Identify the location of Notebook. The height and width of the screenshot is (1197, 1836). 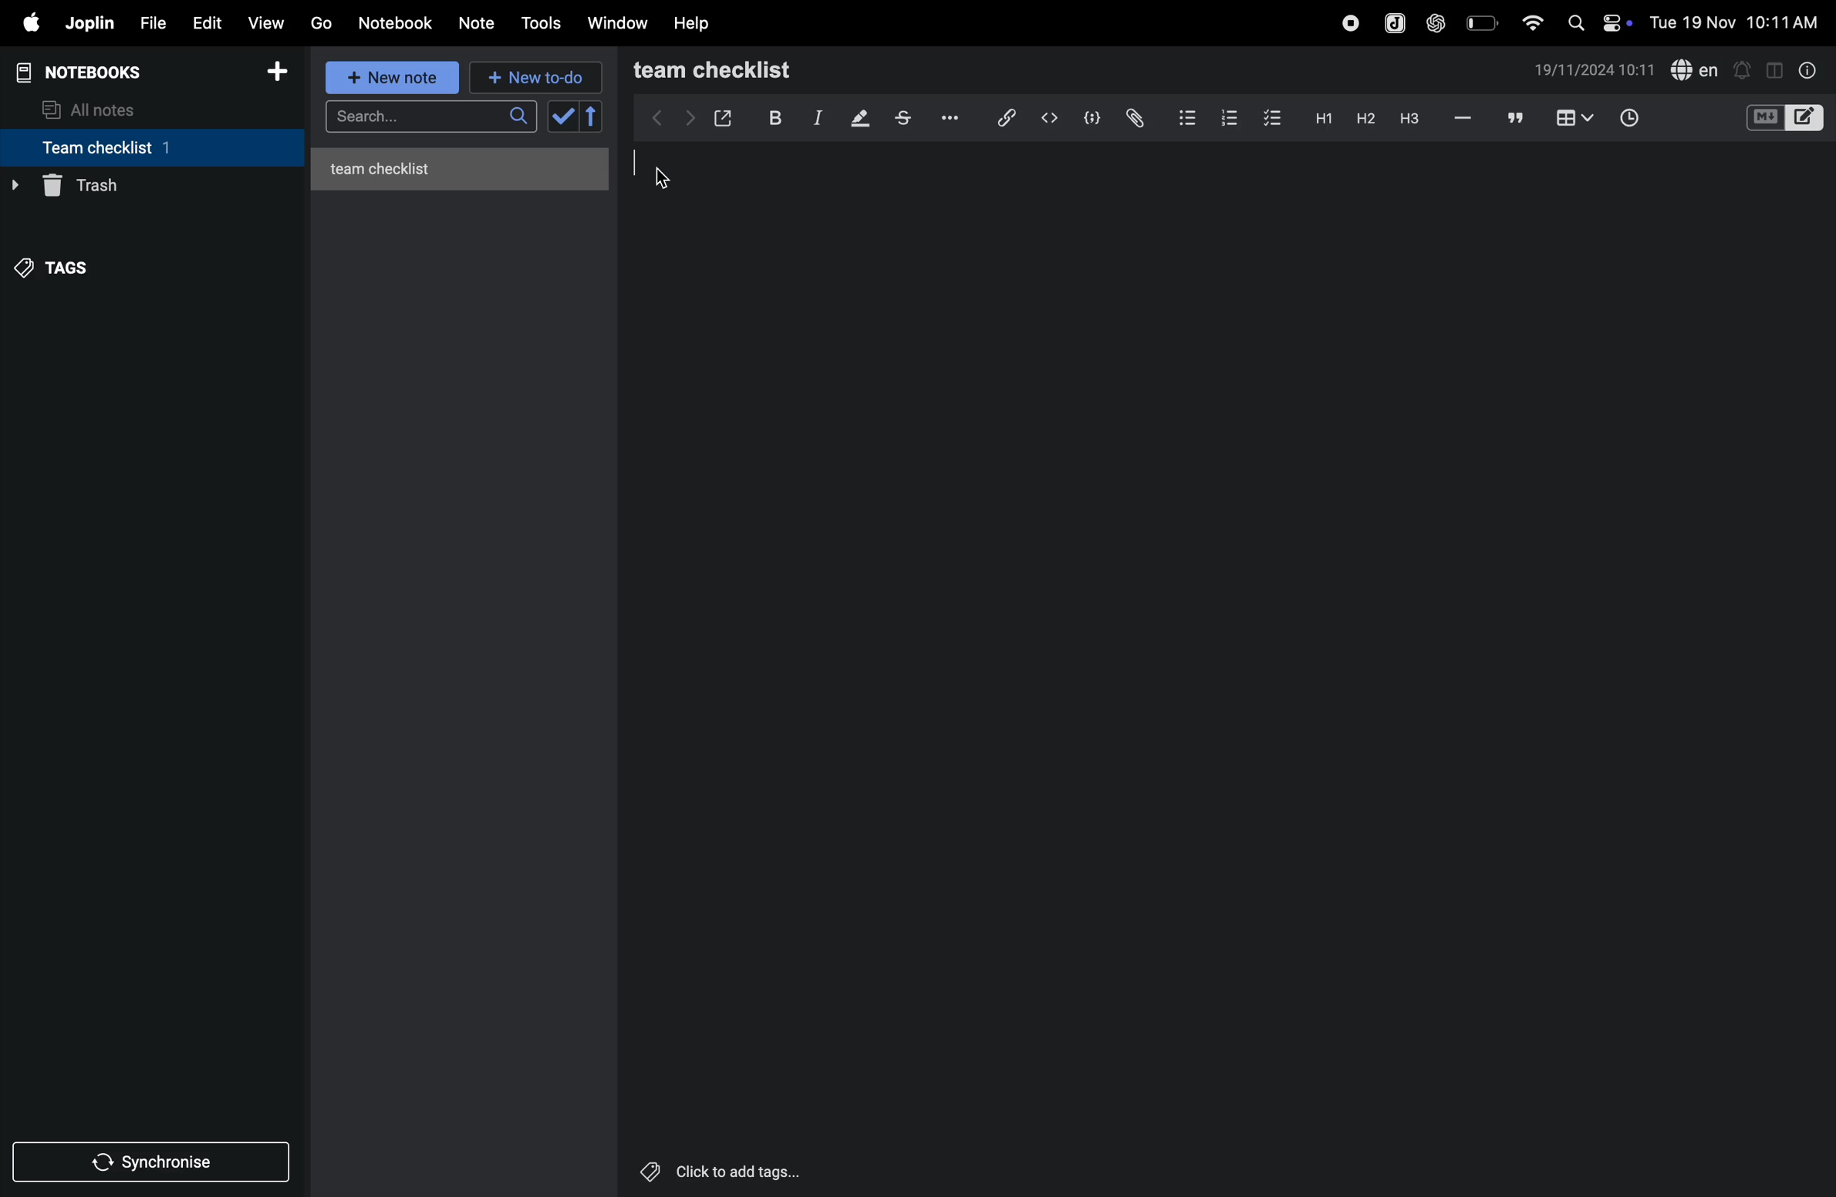
(400, 23).